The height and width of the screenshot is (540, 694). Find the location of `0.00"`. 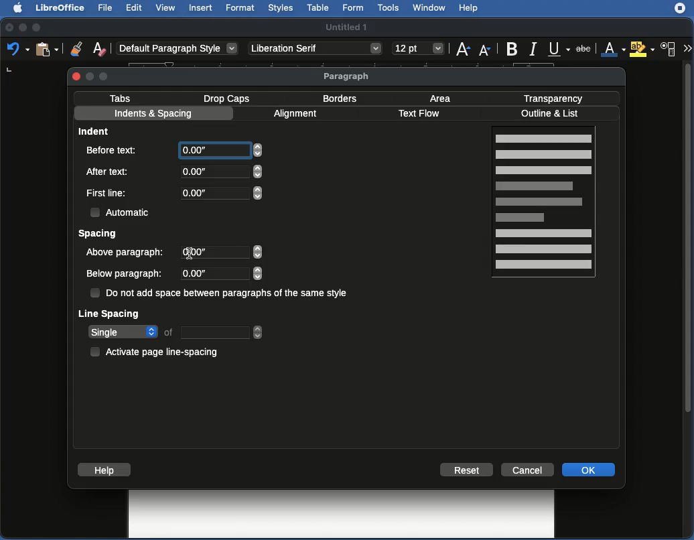

0.00" is located at coordinates (221, 253).